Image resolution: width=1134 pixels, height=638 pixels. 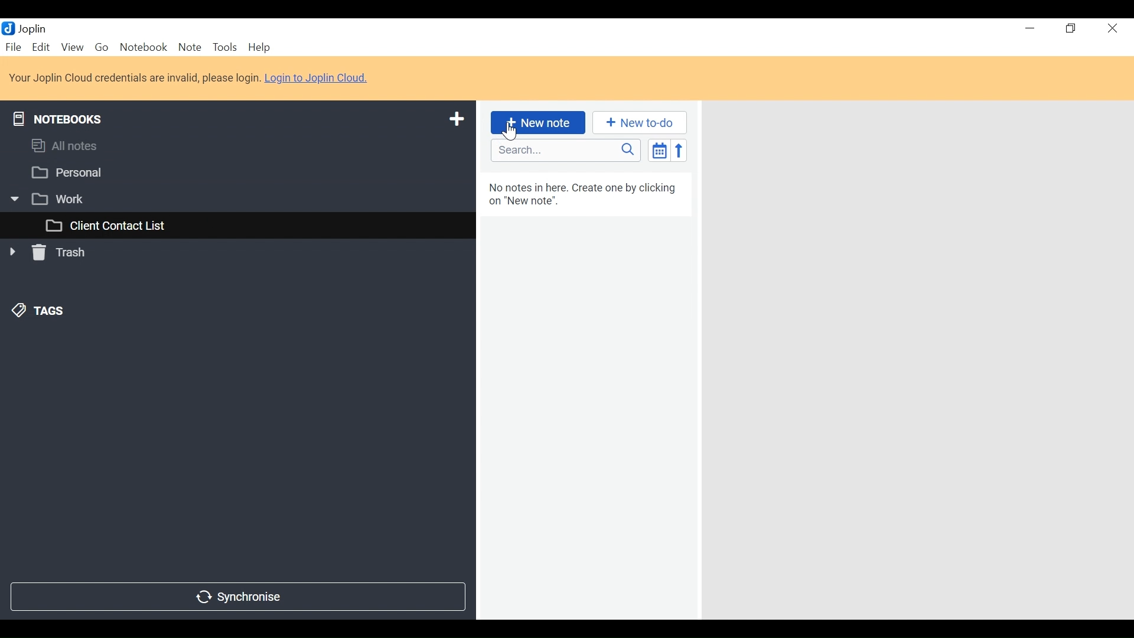 What do you see at coordinates (537, 123) in the screenshot?
I see `Add New Note` at bounding box center [537, 123].